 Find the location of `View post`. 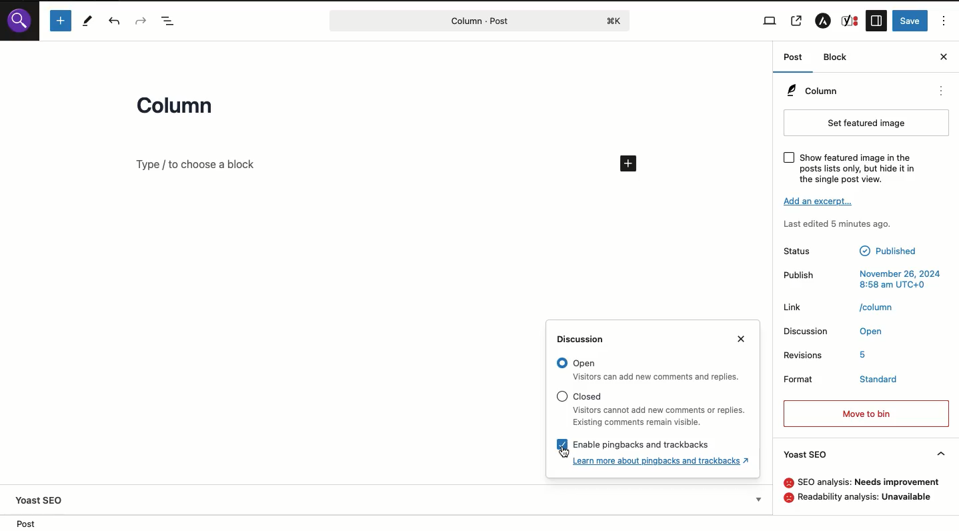

View post is located at coordinates (797, 21).